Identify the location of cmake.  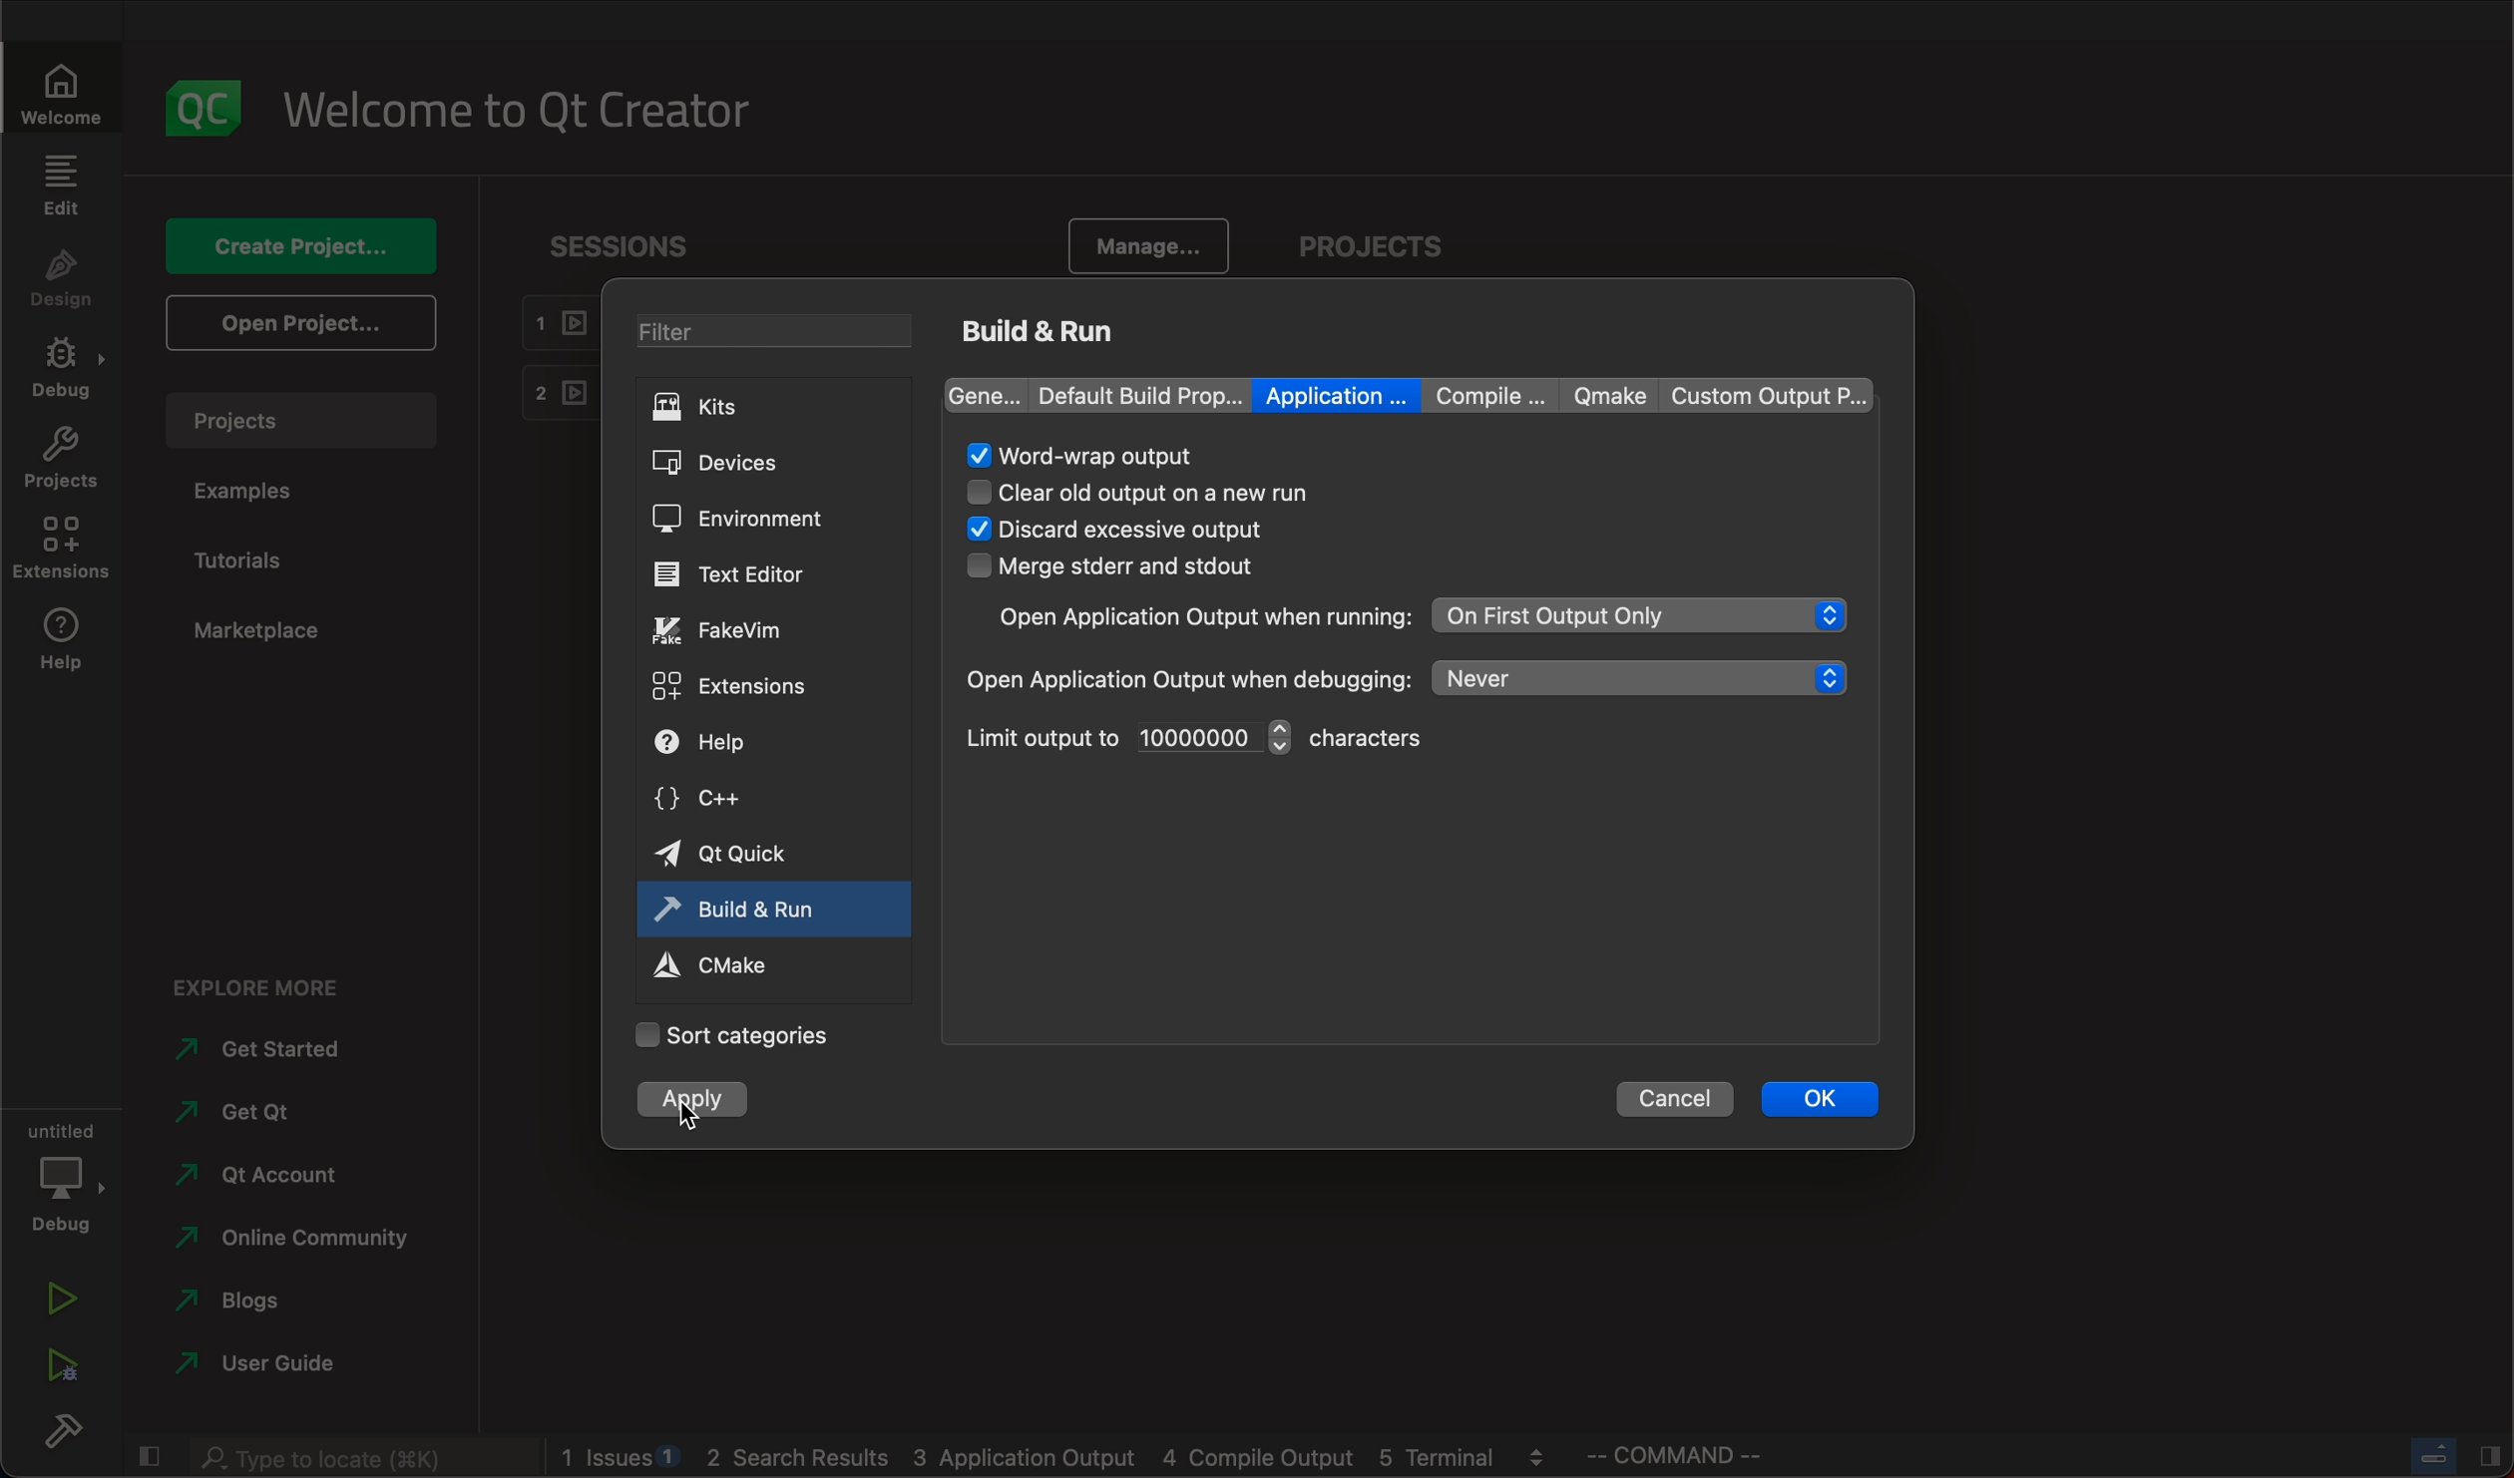
(730, 964).